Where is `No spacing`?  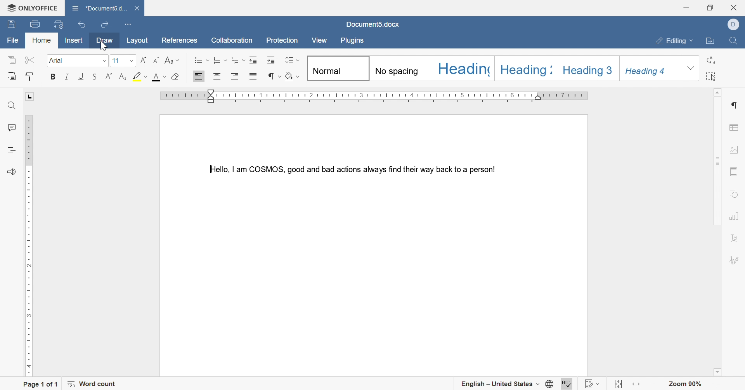
No spacing is located at coordinates (396, 69).